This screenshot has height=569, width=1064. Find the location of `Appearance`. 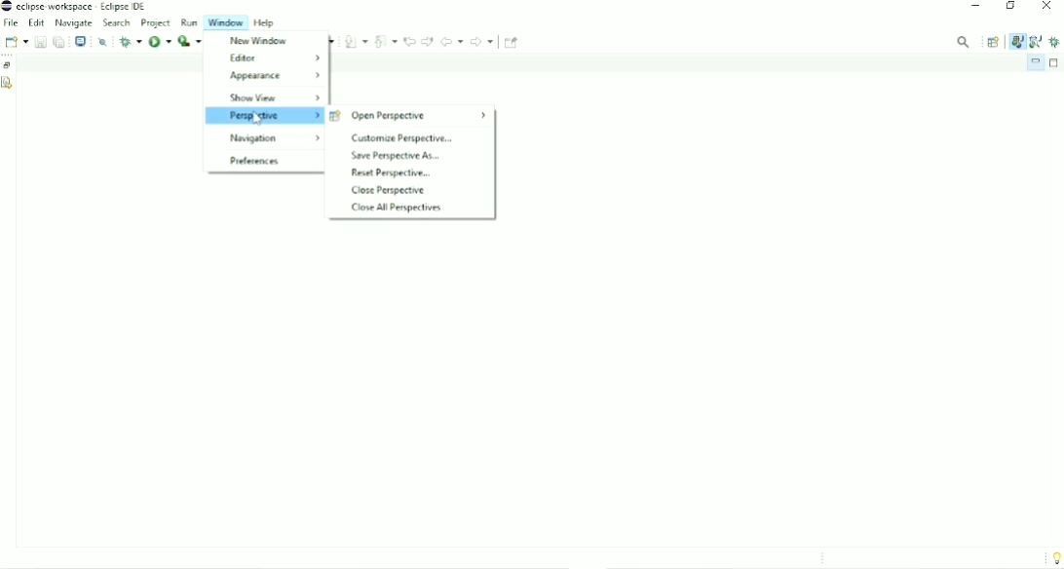

Appearance is located at coordinates (274, 76).